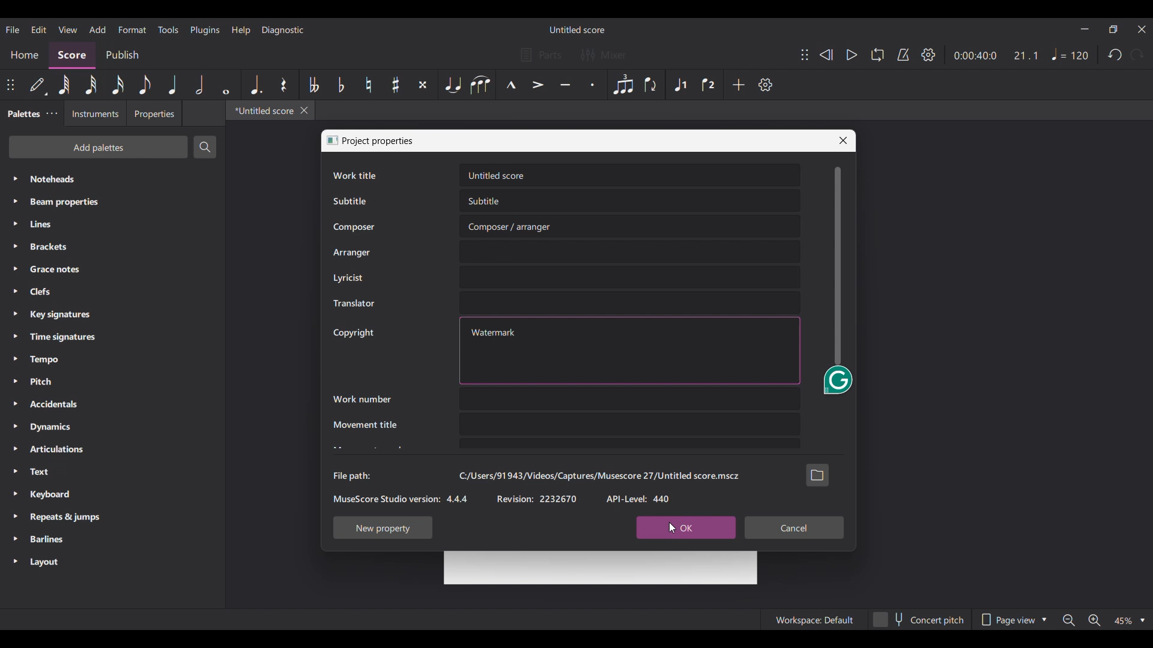  What do you see at coordinates (537, 499) in the screenshot?
I see `Revision: 2232670` at bounding box center [537, 499].